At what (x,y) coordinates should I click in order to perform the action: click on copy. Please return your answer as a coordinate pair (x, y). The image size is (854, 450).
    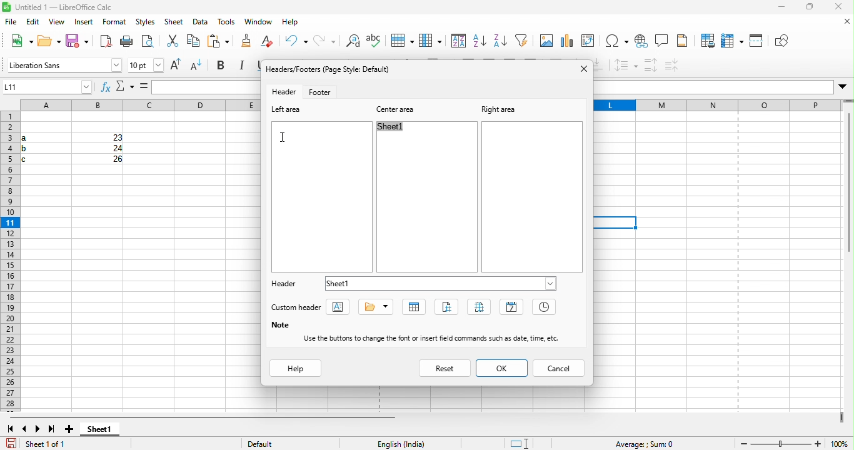
    Looking at the image, I should click on (173, 42).